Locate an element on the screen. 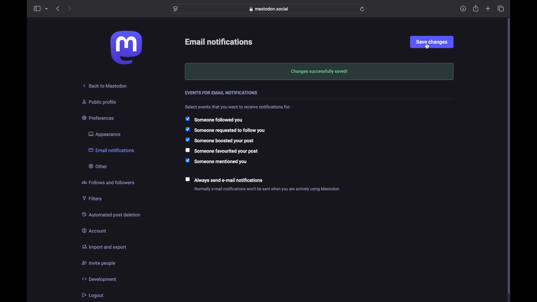  save changes is located at coordinates (432, 42).